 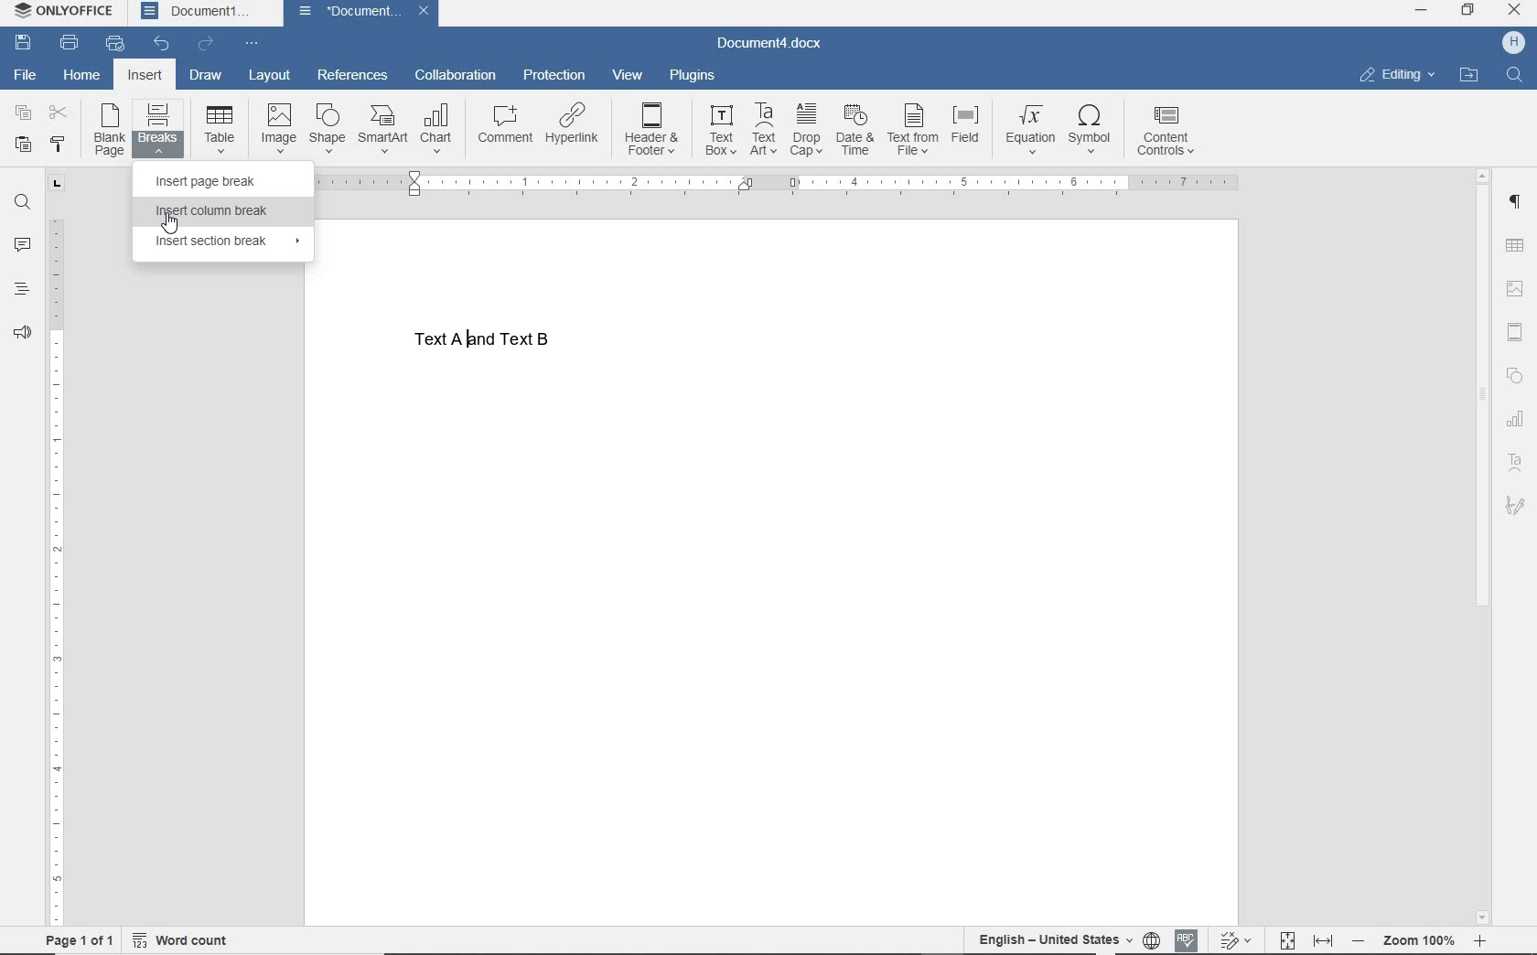 What do you see at coordinates (1514, 290) in the screenshot?
I see `IMAGE` at bounding box center [1514, 290].